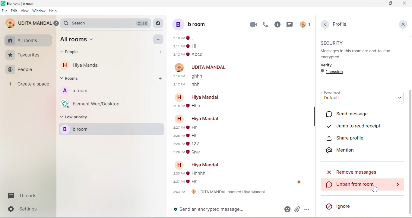 This screenshot has width=412, height=218. Describe the element at coordinates (200, 165) in the screenshot. I see `account name-hiya mandal` at that location.